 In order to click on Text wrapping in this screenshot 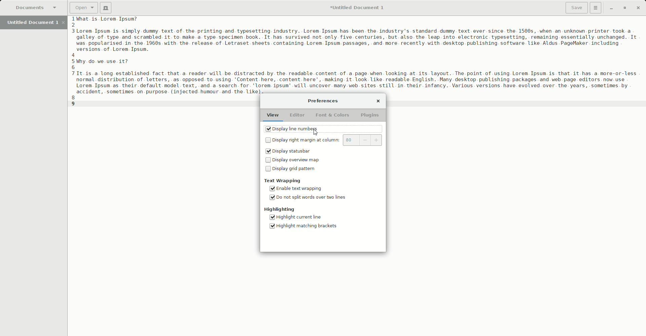, I will do `click(284, 181)`.